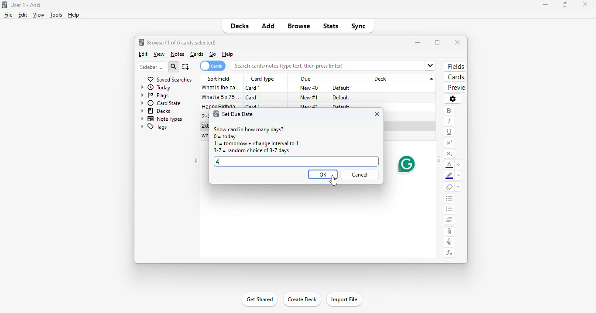 The height and width of the screenshot is (313, 596). What do you see at coordinates (161, 103) in the screenshot?
I see `card state` at bounding box center [161, 103].